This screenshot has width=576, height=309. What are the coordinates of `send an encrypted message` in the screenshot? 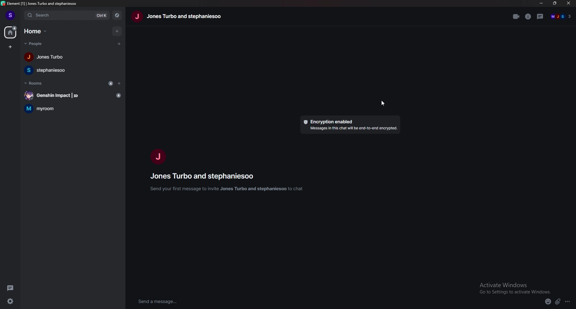 It's located at (172, 301).